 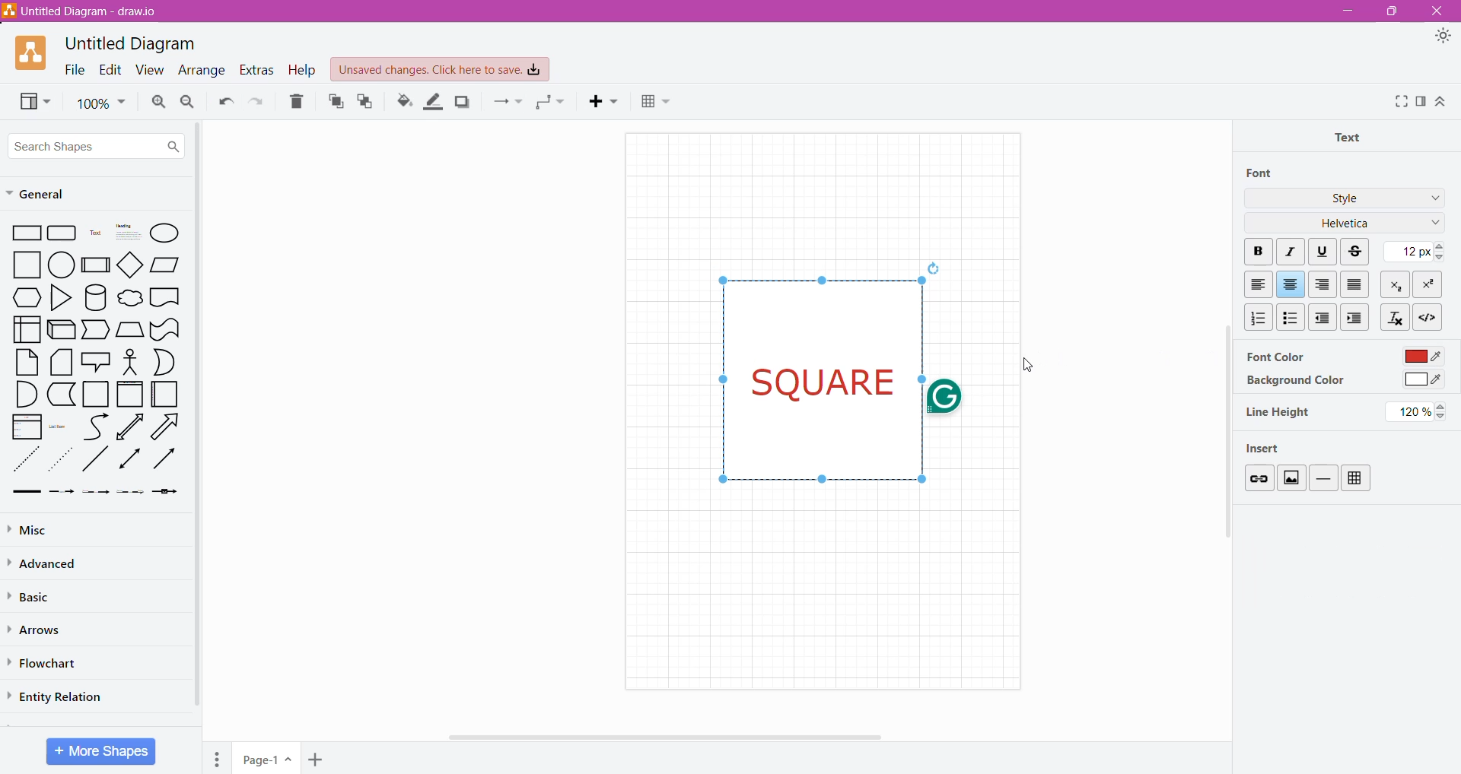 What do you see at coordinates (928, 268) in the screenshot?
I see `reload` at bounding box center [928, 268].